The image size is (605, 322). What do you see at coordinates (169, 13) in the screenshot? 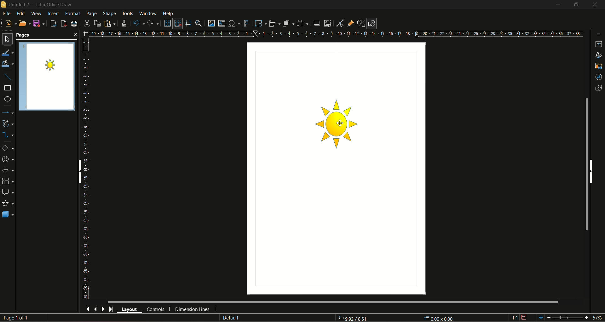
I see `help` at bounding box center [169, 13].